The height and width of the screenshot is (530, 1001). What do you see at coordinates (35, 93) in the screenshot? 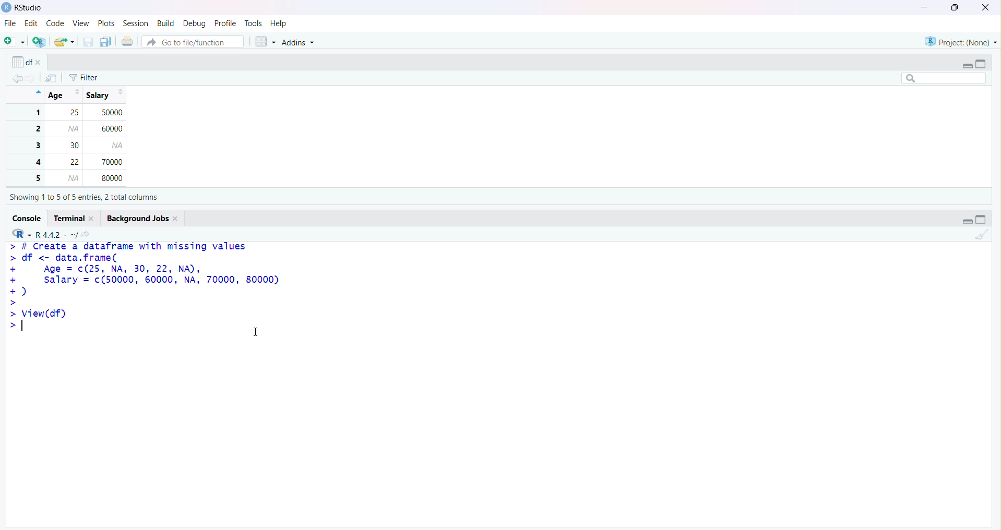
I see `Hide` at bounding box center [35, 93].